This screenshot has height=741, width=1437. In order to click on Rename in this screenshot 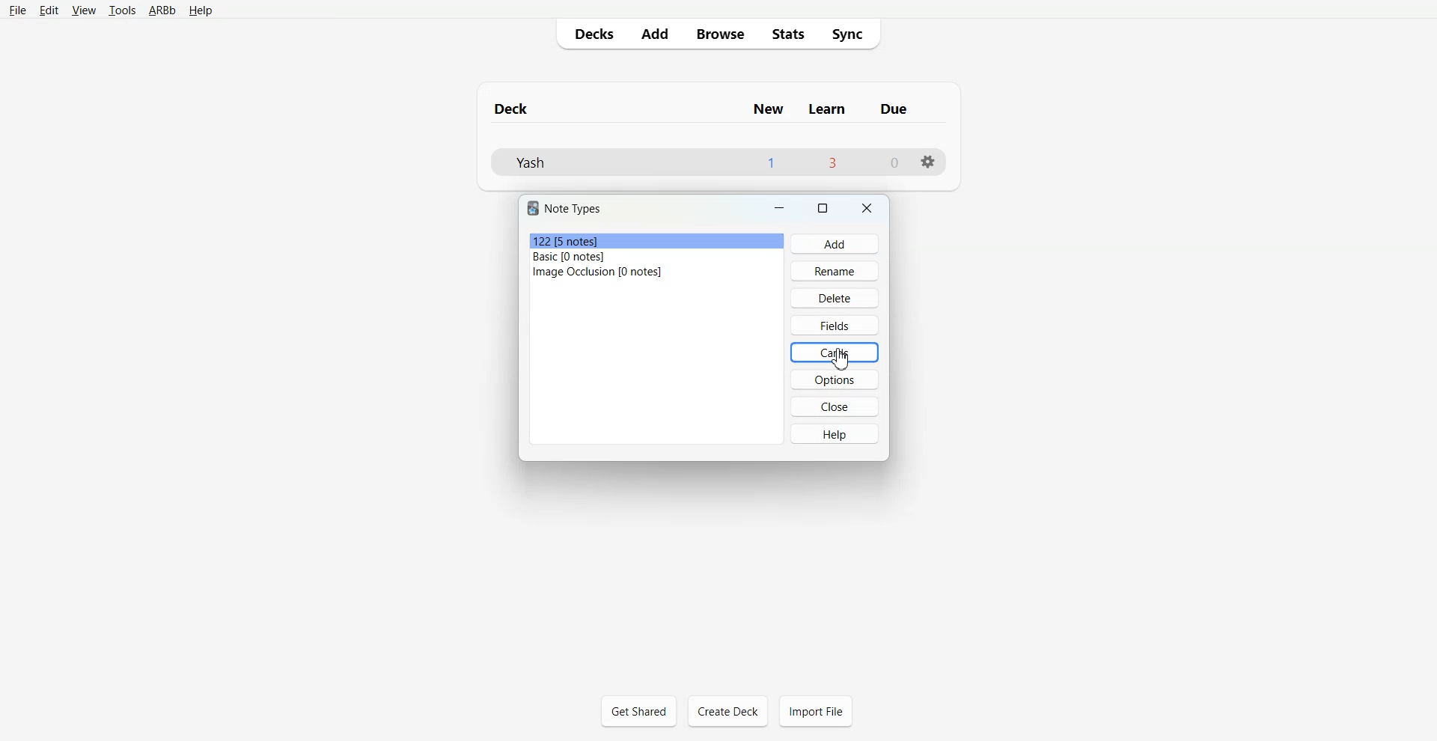, I will do `click(835, 270)`.